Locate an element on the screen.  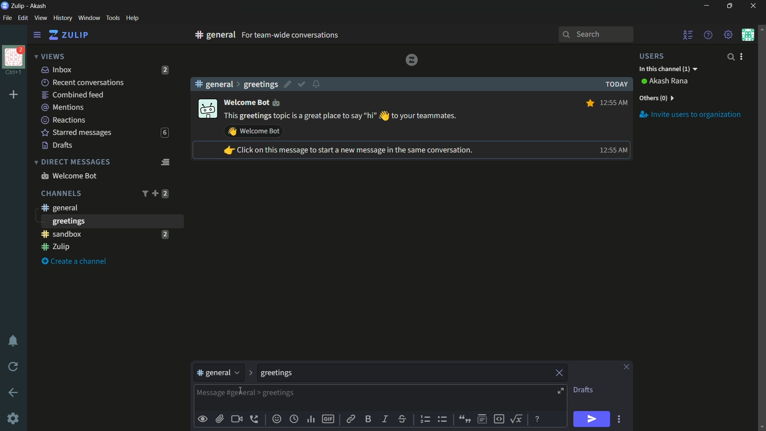
display picture is located at coordinates (207, 109).